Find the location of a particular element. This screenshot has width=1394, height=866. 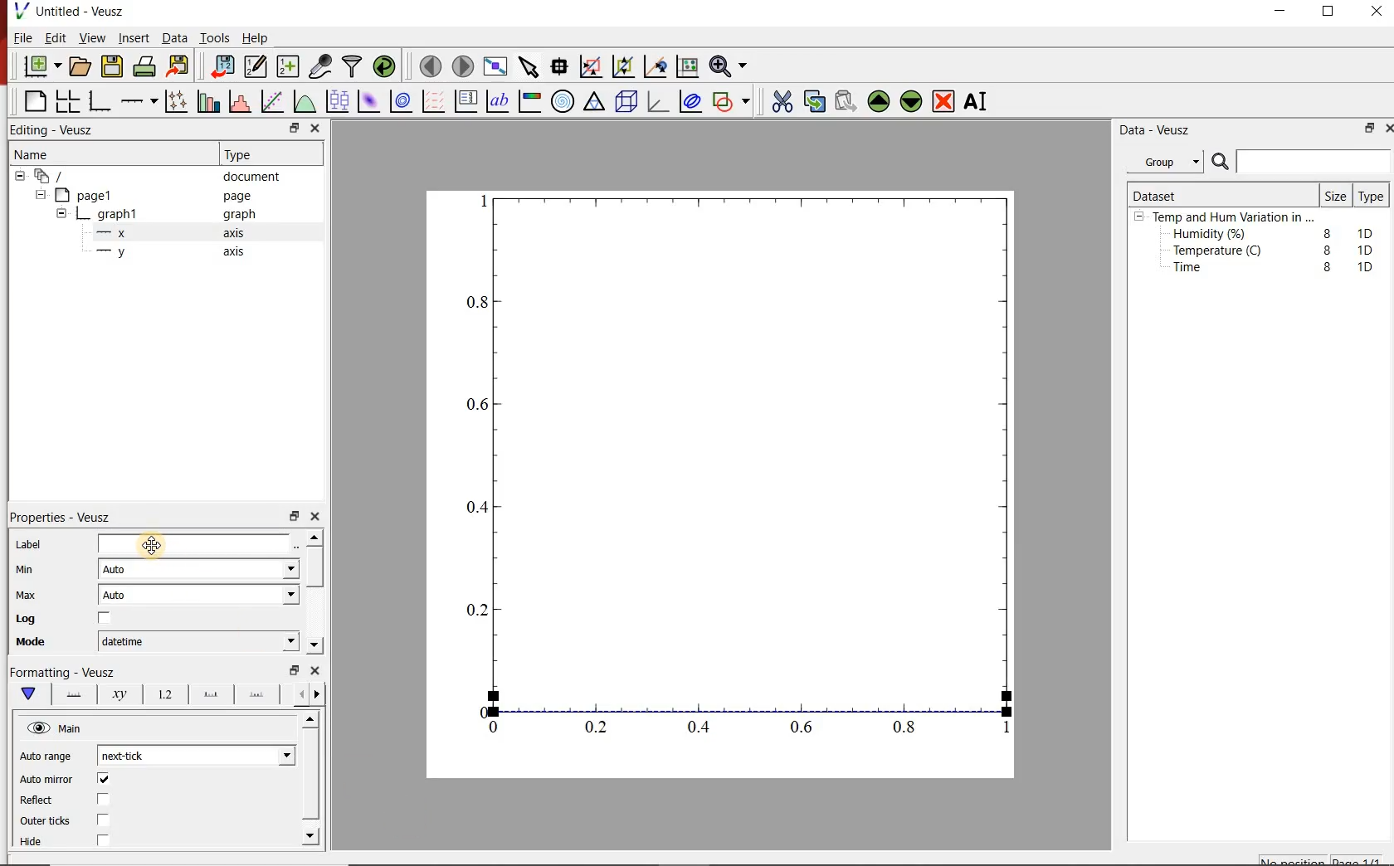

base graph is located at coordinates (101, 99).